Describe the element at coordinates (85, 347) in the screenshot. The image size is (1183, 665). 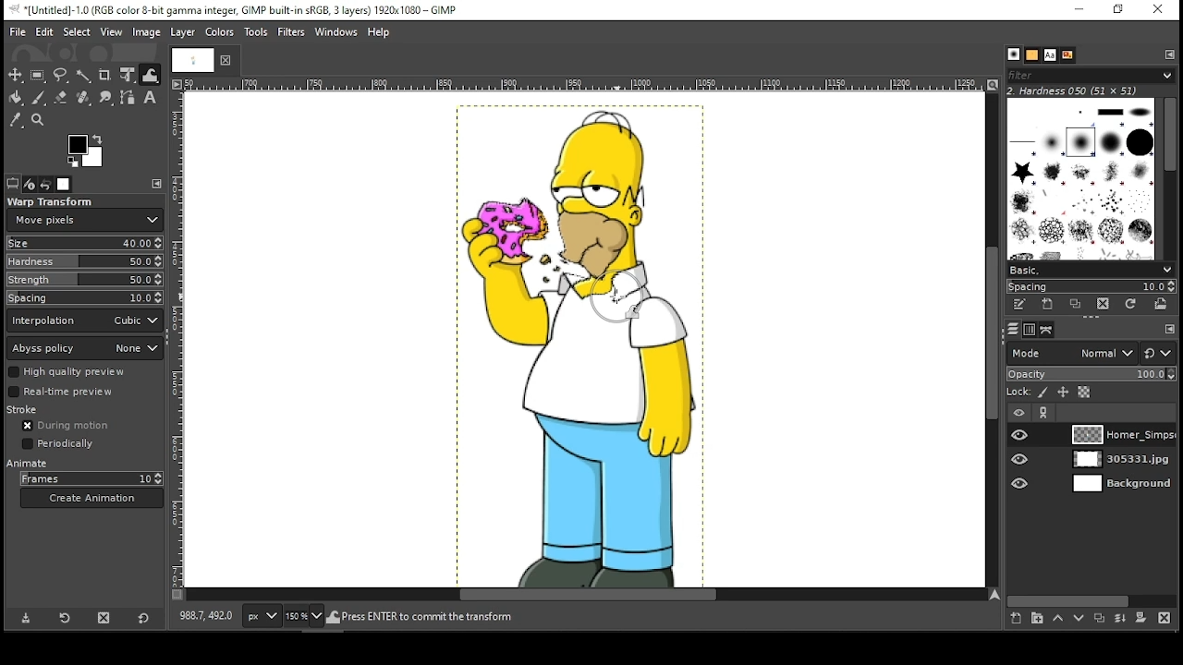
I see `abyss policy` at that location.